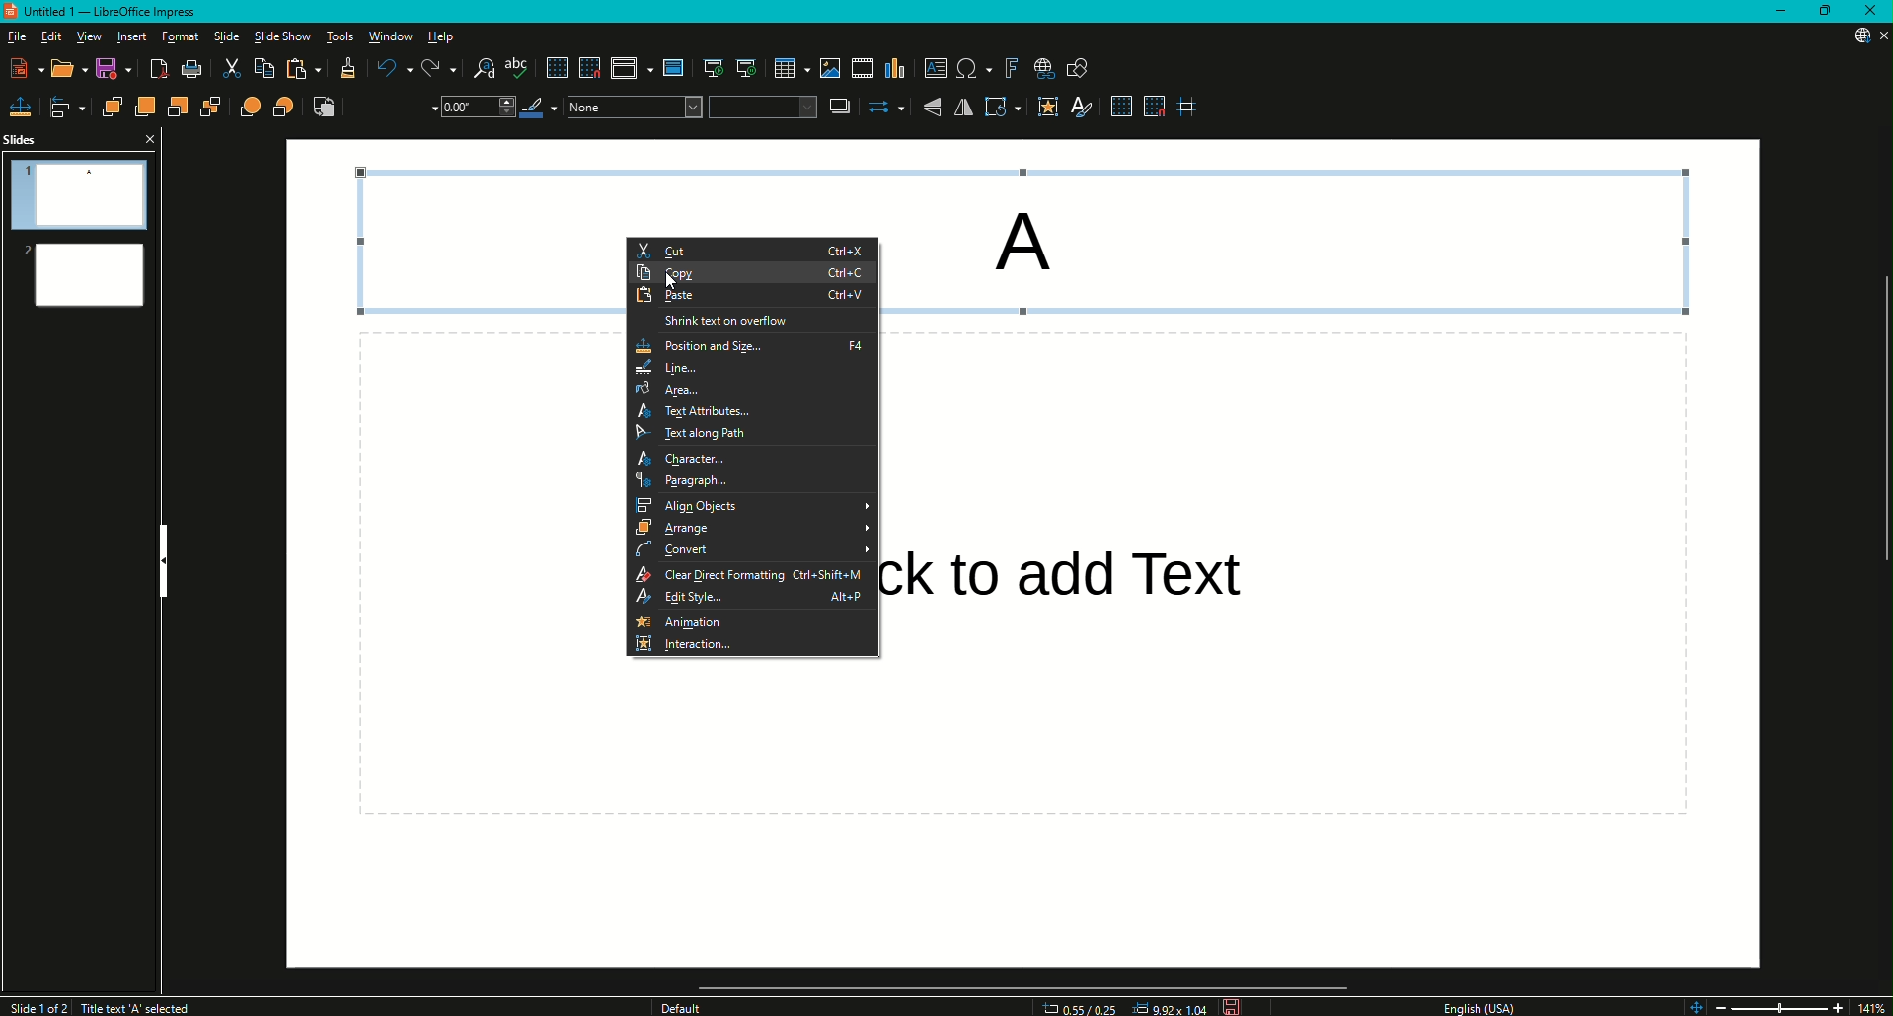 The height and width of the screenshot is (1016, 1893). I want to click on Print, so click(191, 68).